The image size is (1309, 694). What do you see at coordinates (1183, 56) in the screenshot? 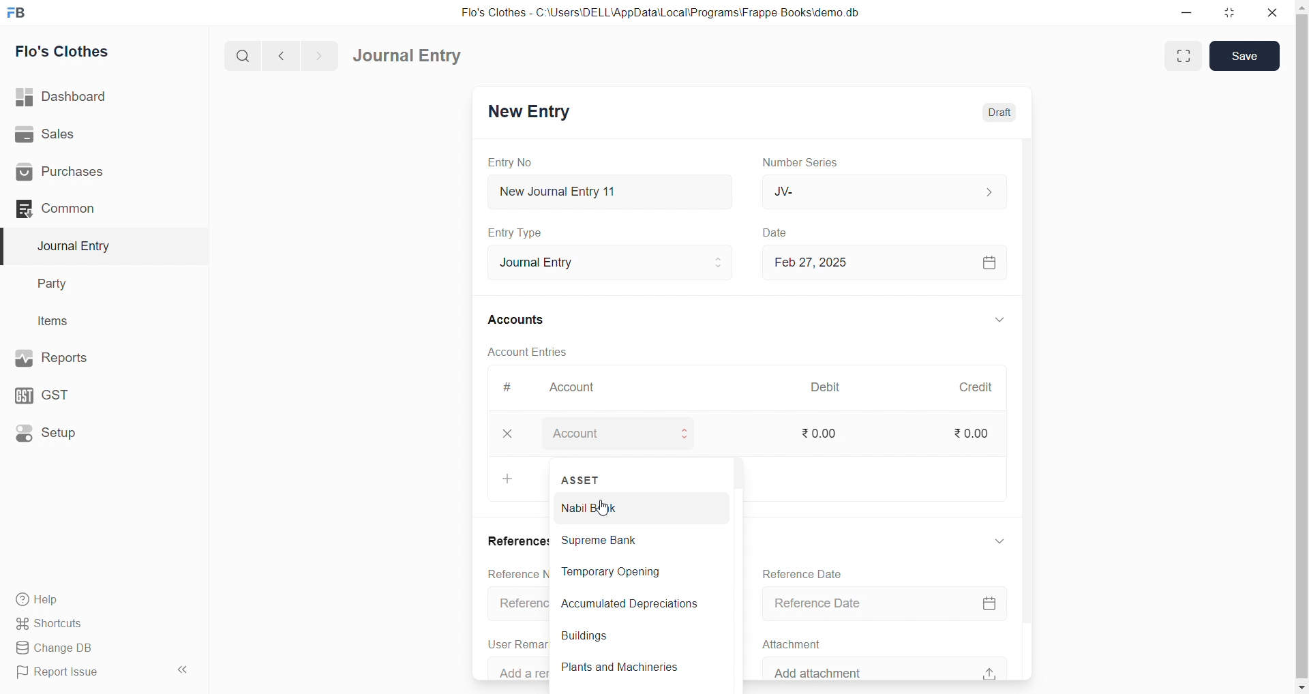
I see `Fit window` at bounding box center [1183, 56].